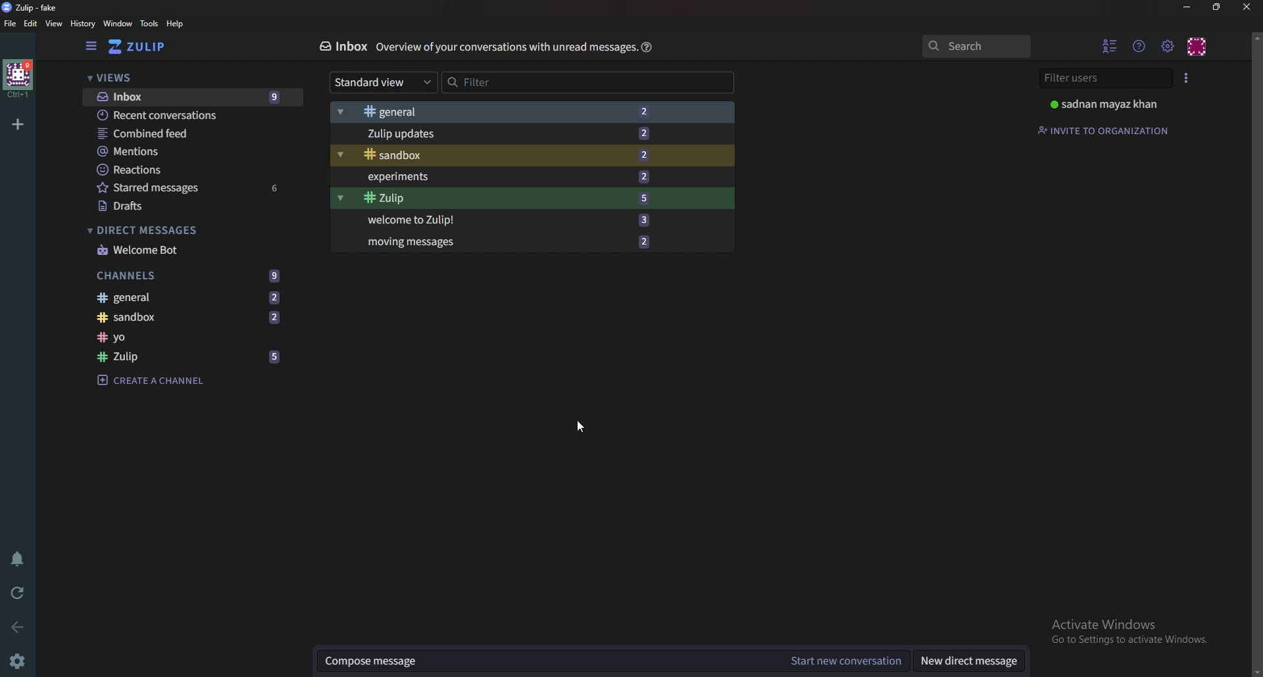  I want to click on starred messages, so click(189, 187).